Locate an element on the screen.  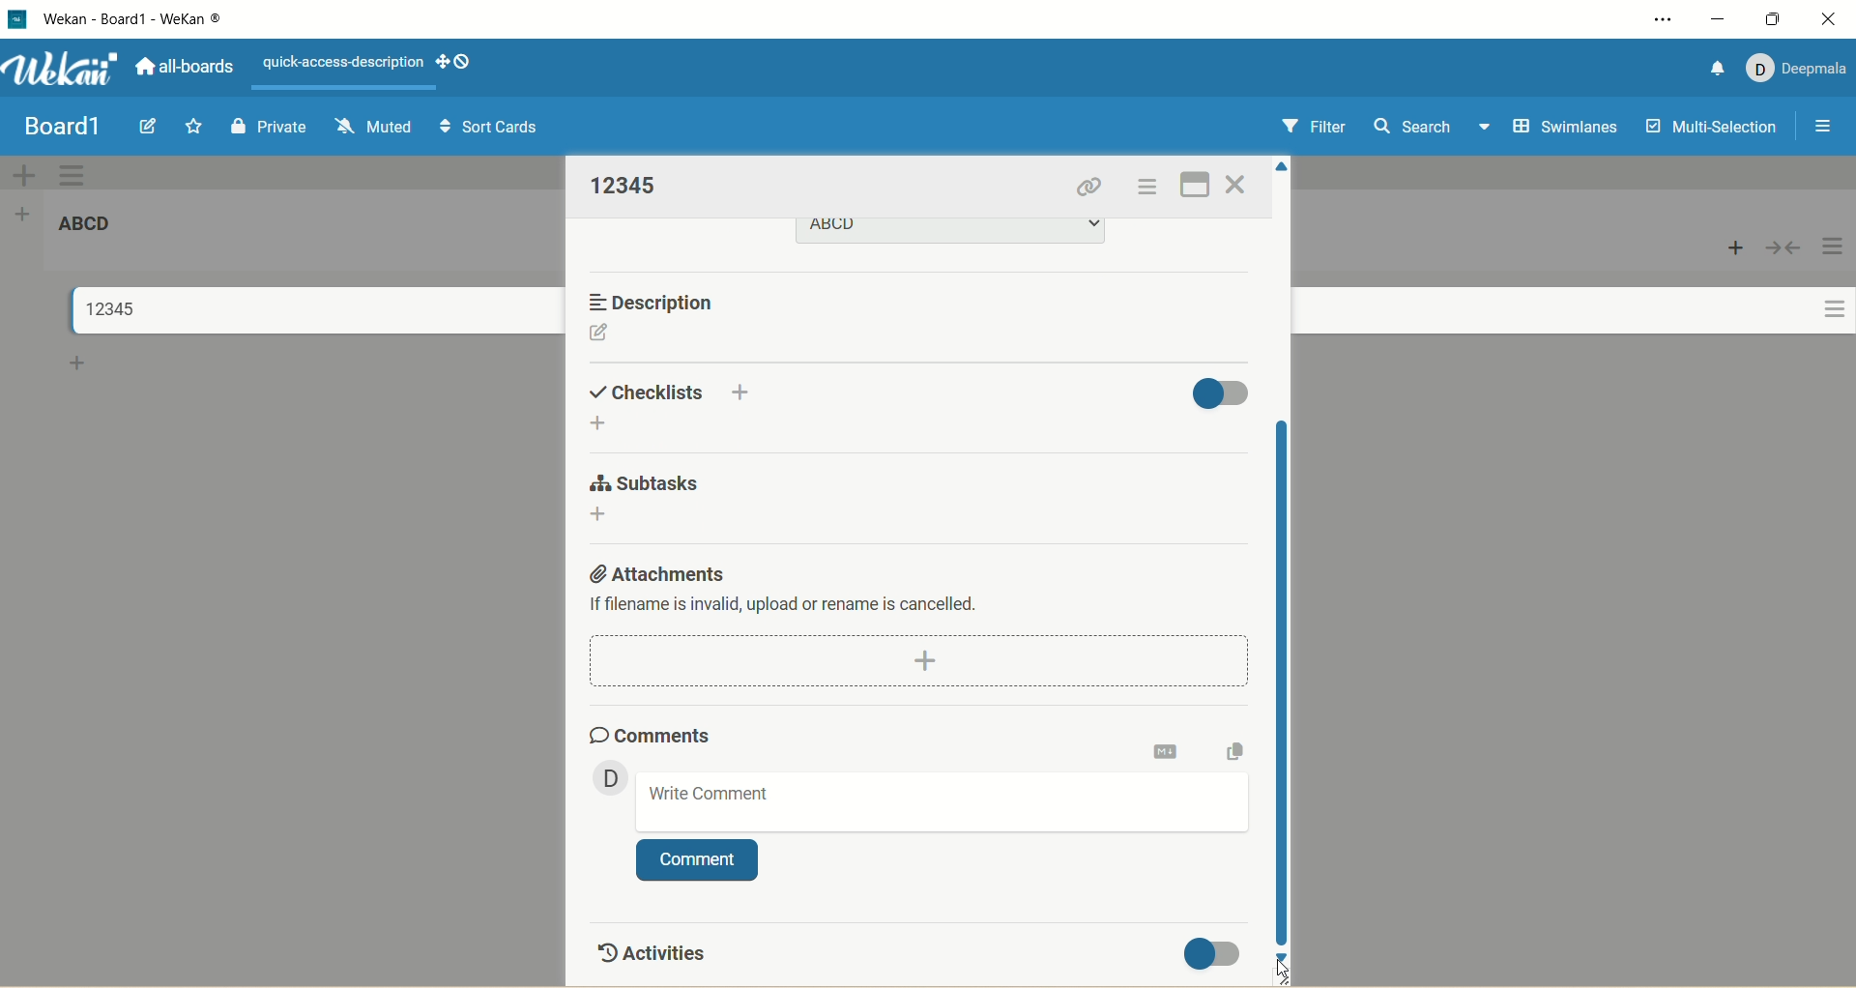
minimize is located at coordinates (1716, 19).